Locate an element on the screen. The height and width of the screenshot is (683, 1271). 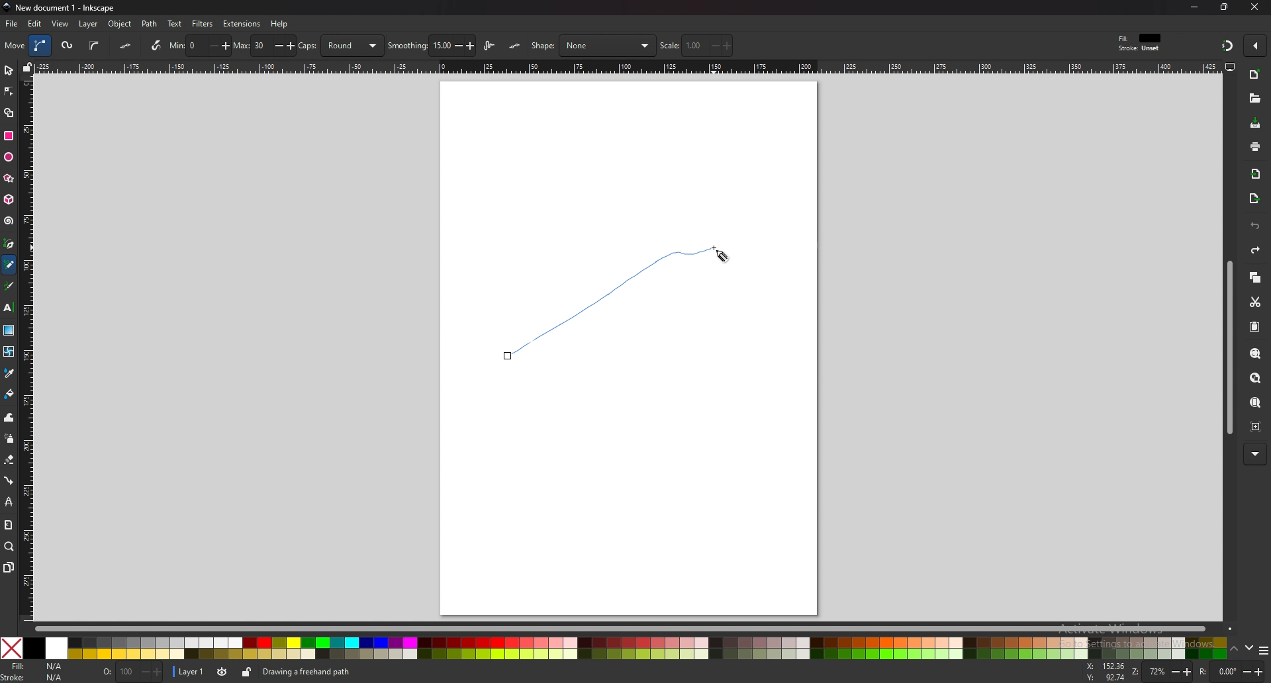
lock guides is located at coordinates (27, 66).